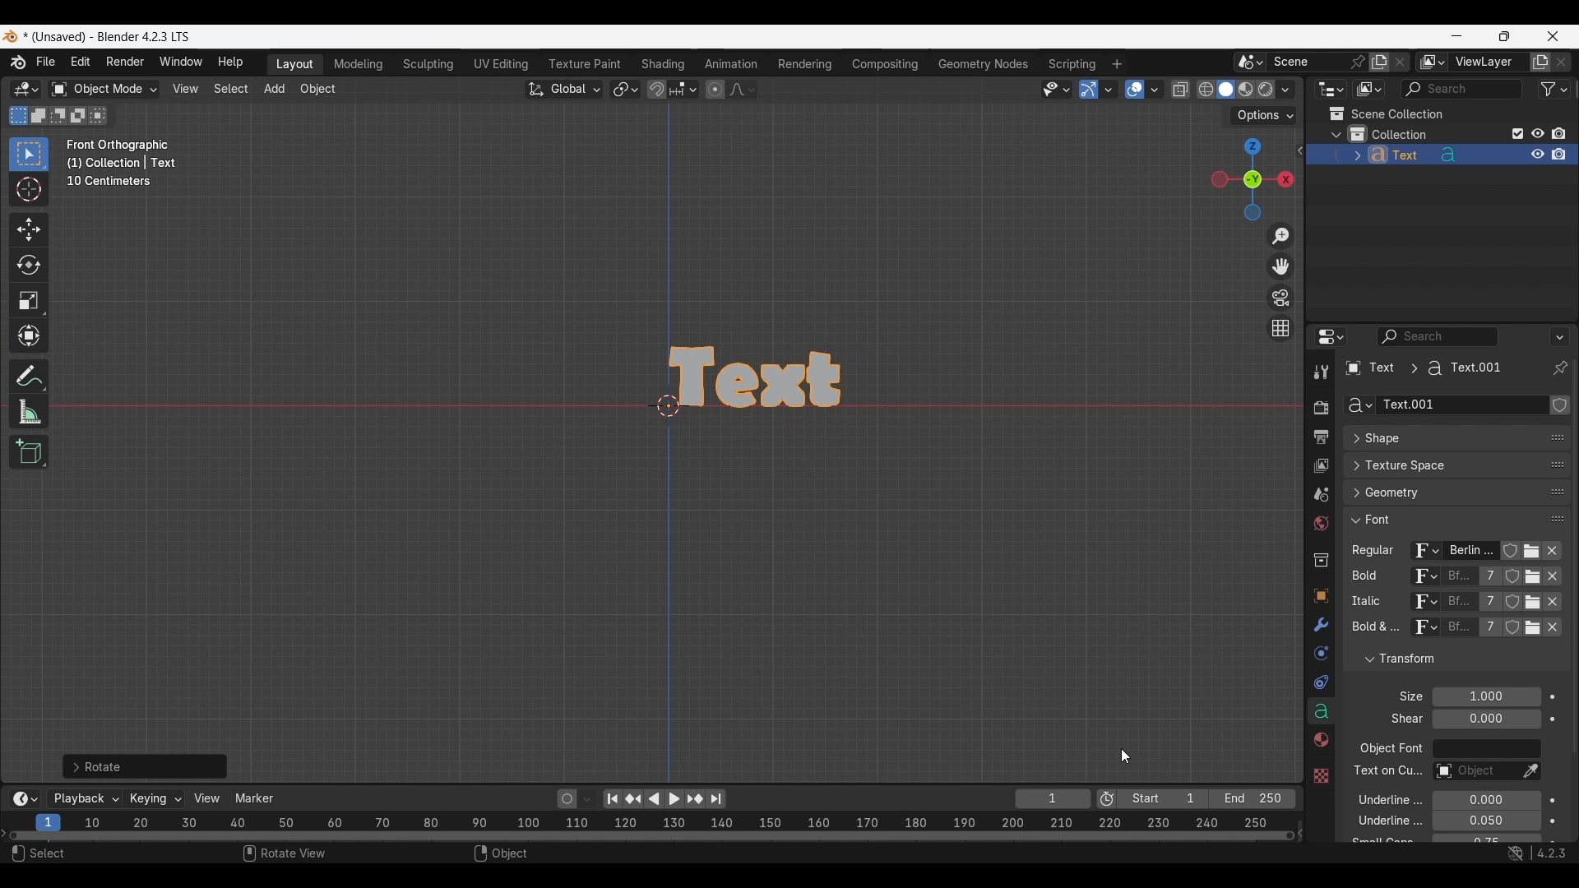  What do you see at coordinates (664, 64) in the screenshot?
I see `Shading workspace ` at bounding box center [664, 64].